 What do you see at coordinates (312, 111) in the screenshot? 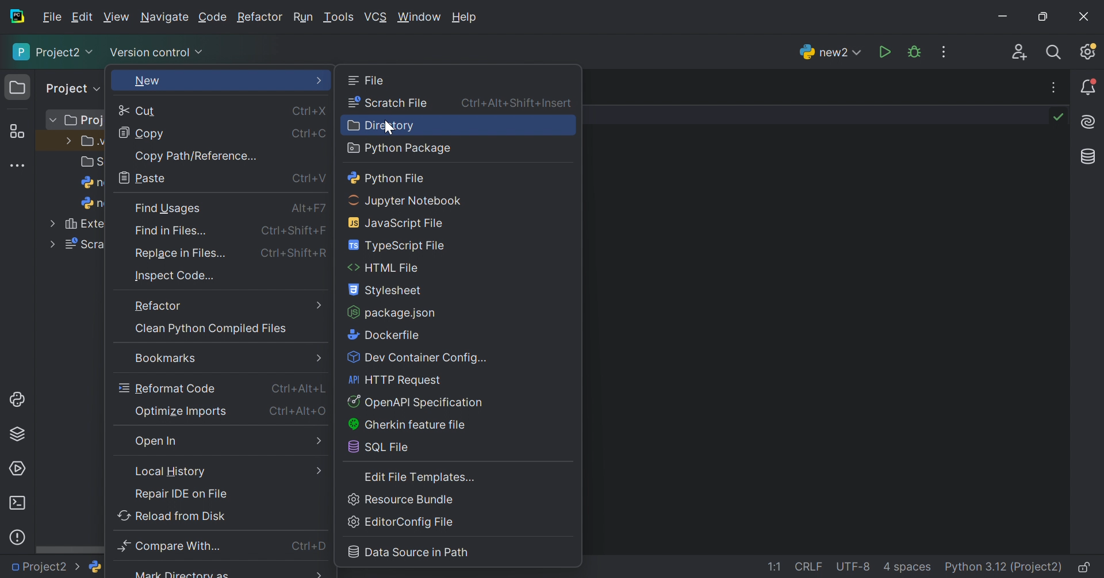
I see `Ctrl+X` at bounding box center [312, 111].